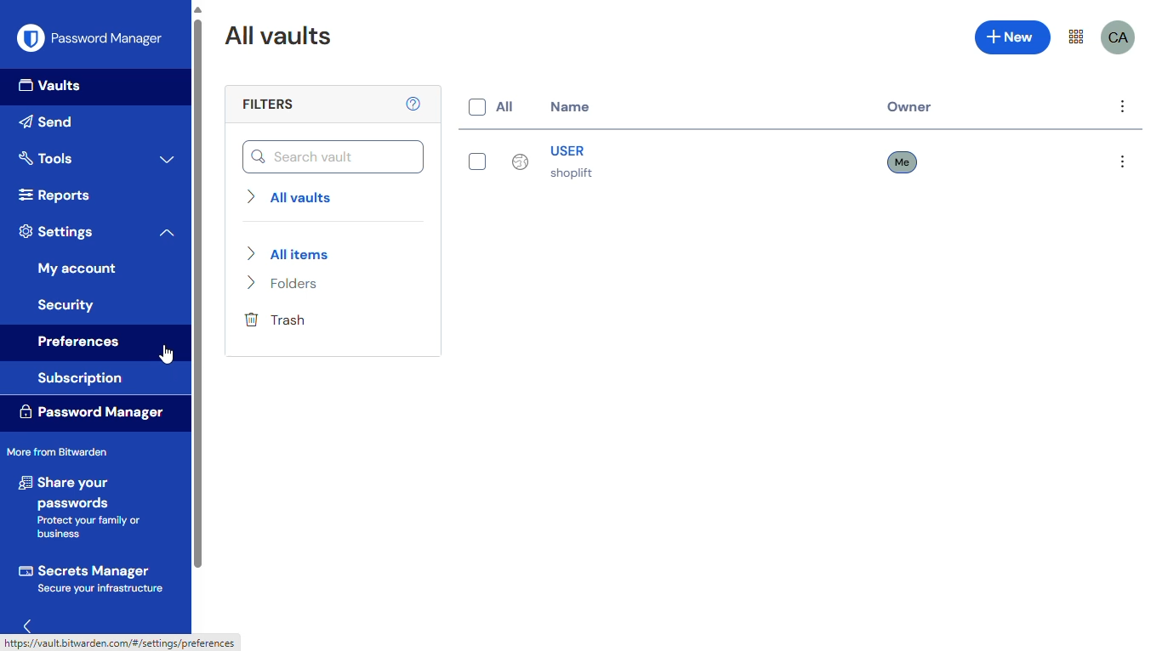  I want to click on tools, so click(46, 157).